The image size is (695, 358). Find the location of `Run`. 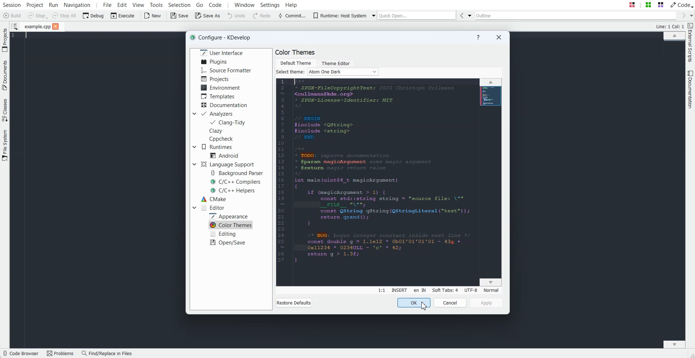

Run is located at coordinates (54, 4).